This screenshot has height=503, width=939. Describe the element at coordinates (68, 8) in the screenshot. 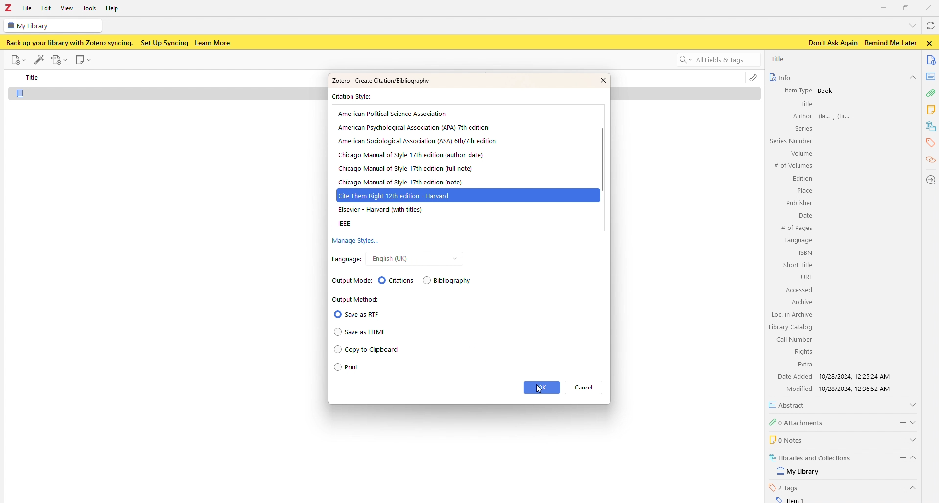

I see `View` at that location.